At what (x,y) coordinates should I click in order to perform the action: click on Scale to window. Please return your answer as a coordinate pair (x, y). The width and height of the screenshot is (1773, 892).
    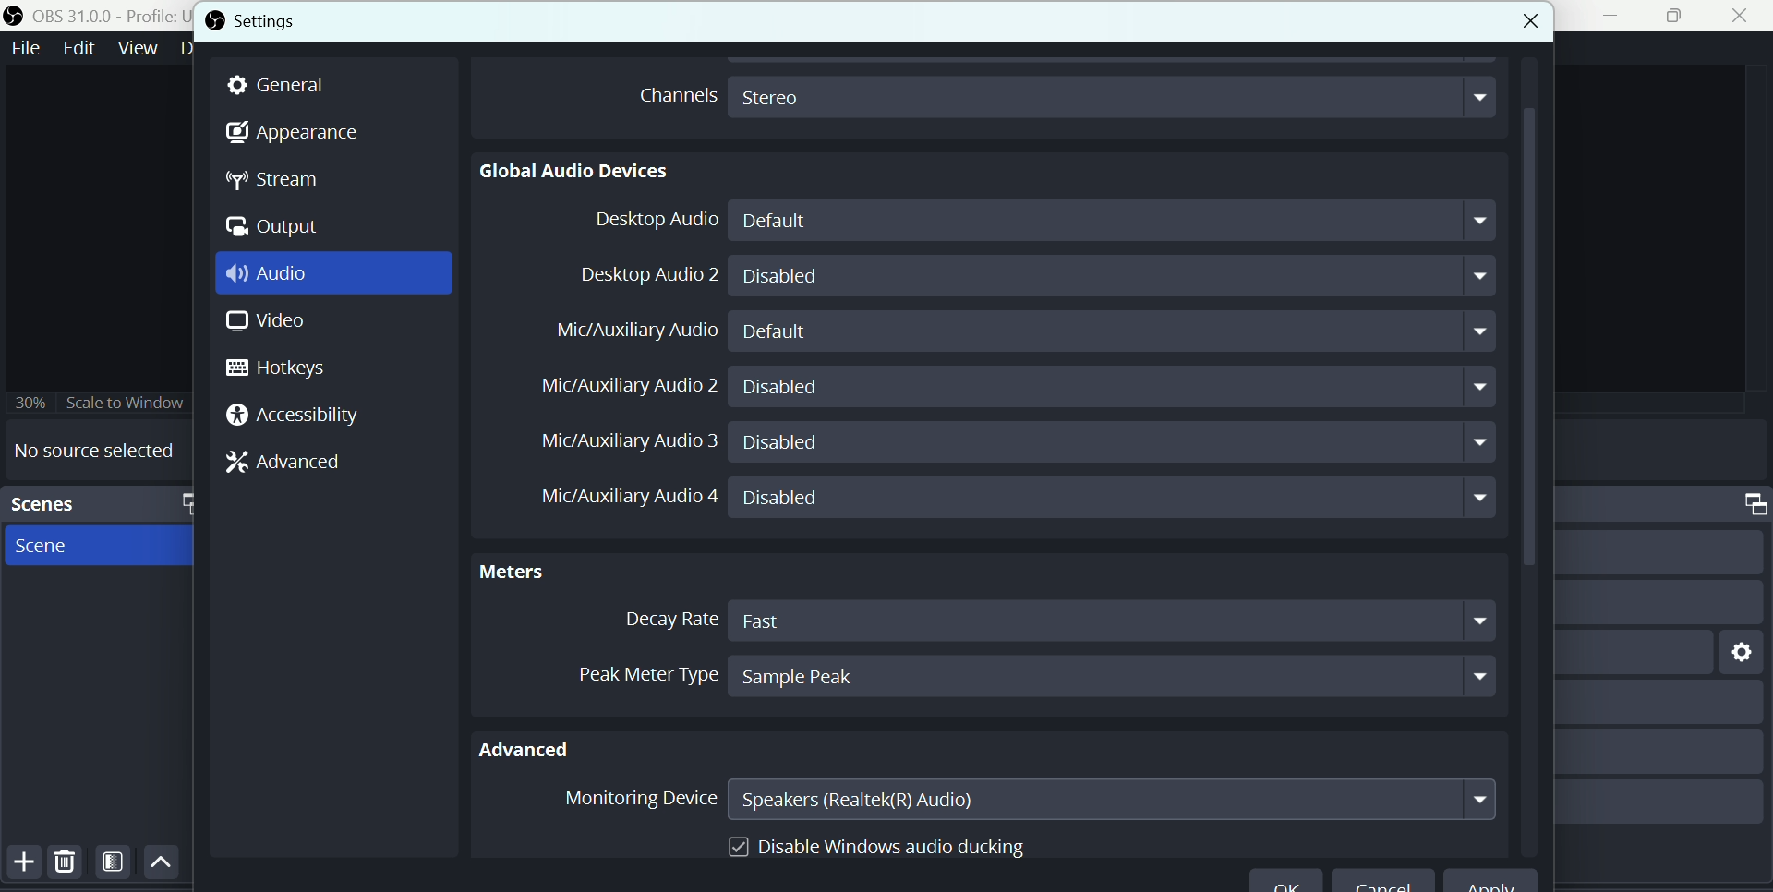
    Looking at the image, I should click on (128, 402).